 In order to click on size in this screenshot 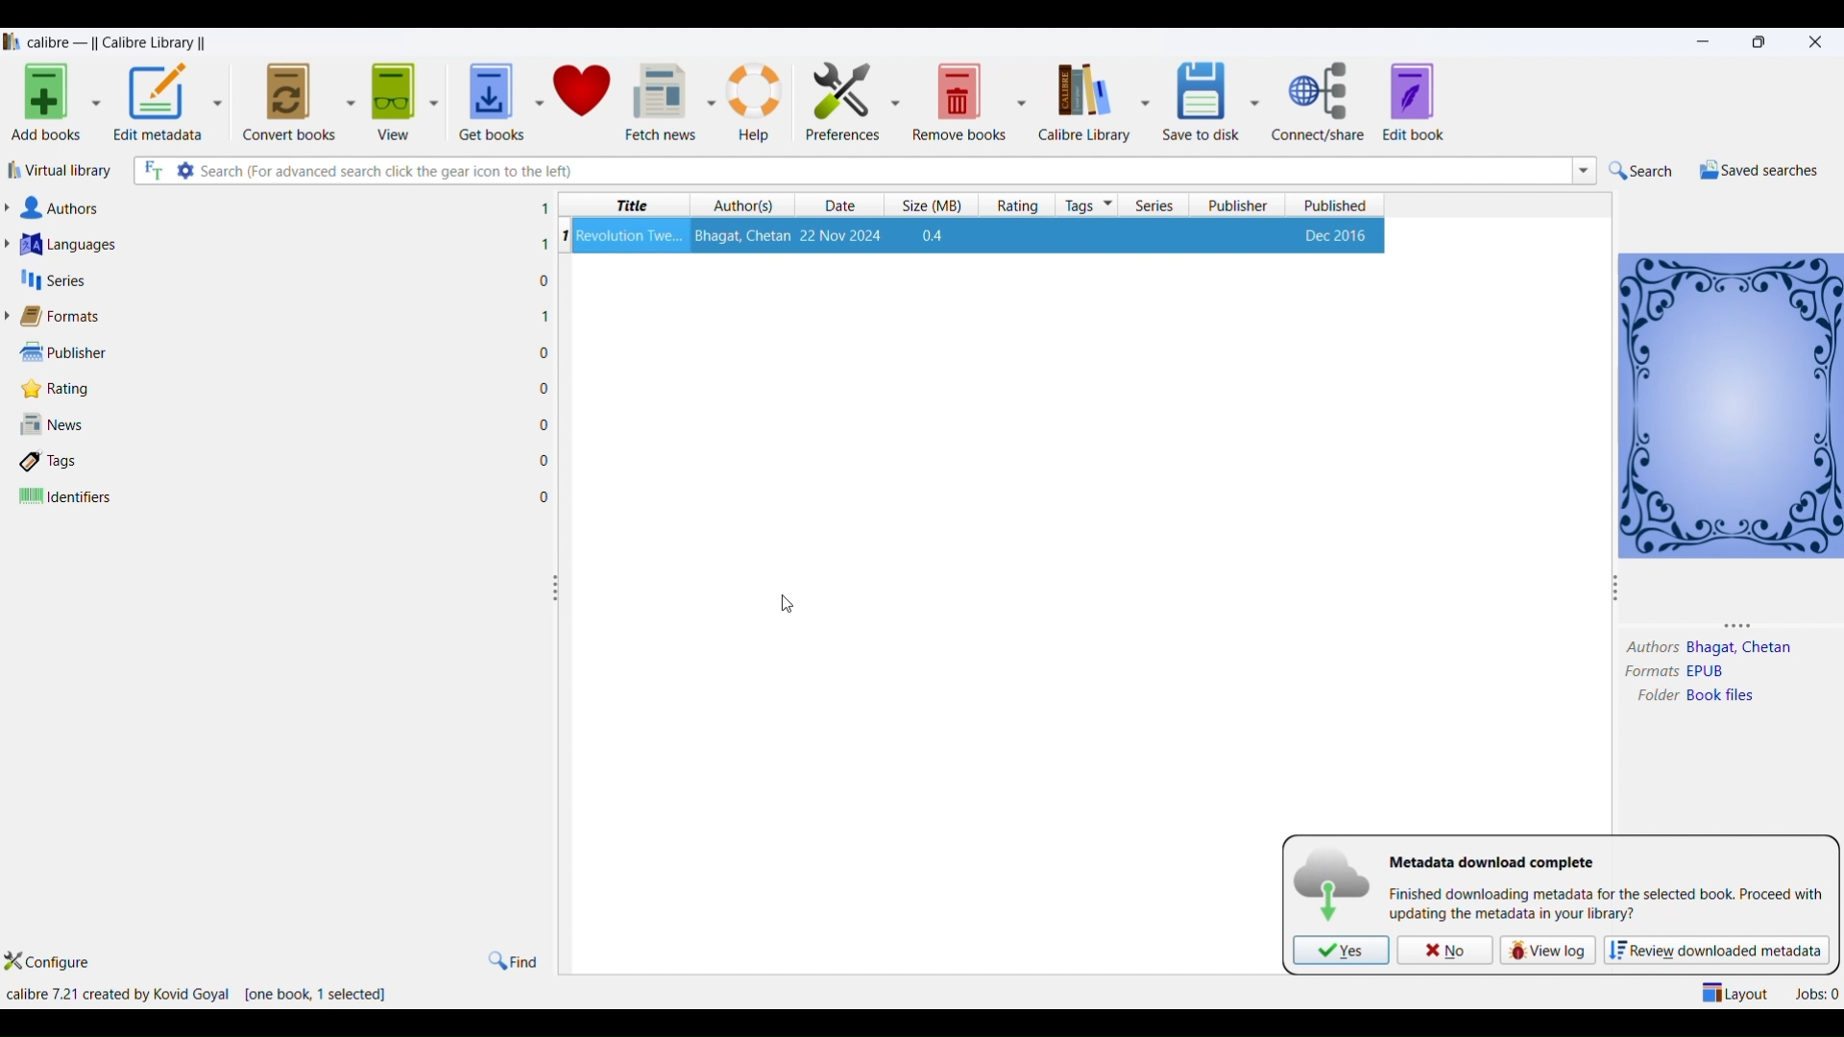, I will do `click(927, 205)`.